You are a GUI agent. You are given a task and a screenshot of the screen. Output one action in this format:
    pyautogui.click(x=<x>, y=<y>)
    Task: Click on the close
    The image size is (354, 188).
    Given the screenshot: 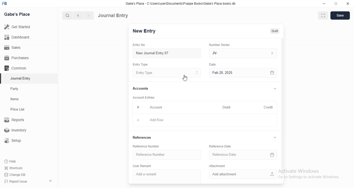 What is the action you would take?
    pyautogui.click(x=348, y=3)
    